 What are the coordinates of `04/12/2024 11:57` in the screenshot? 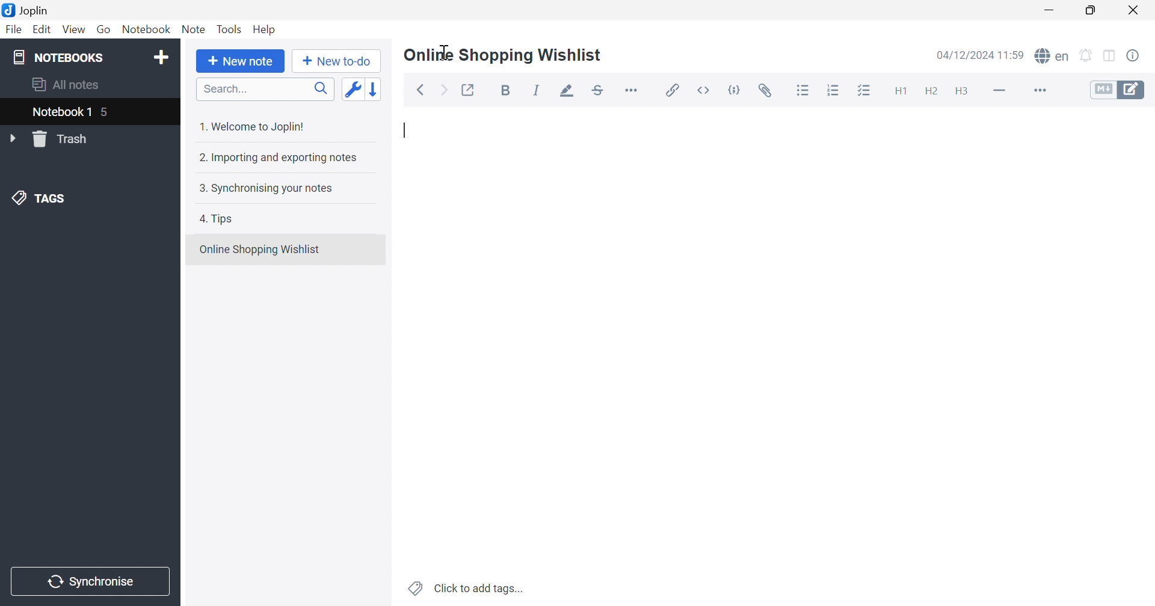 It's located at (979, 55).